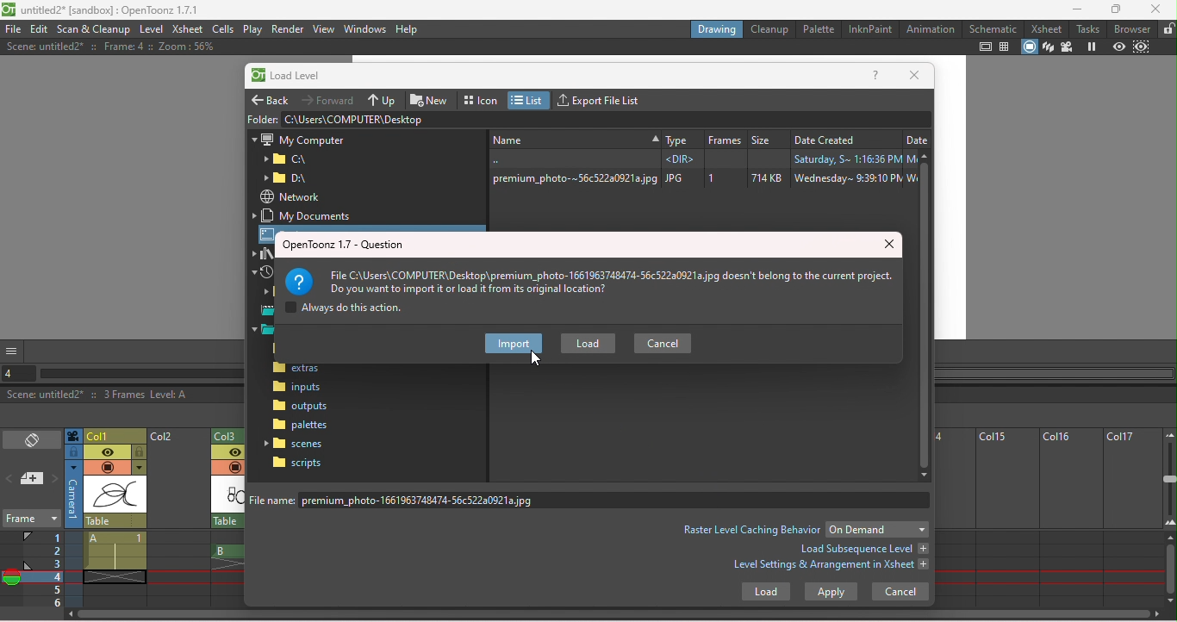  Describe the element at coordinates (986, 47) in the screenshot. I see `Safe area` at that location.